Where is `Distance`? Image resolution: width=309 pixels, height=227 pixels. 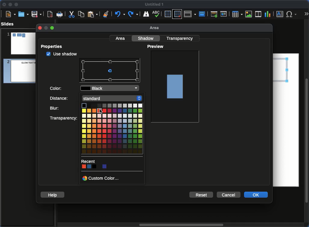 Distance is located at coordinates (65, 99).